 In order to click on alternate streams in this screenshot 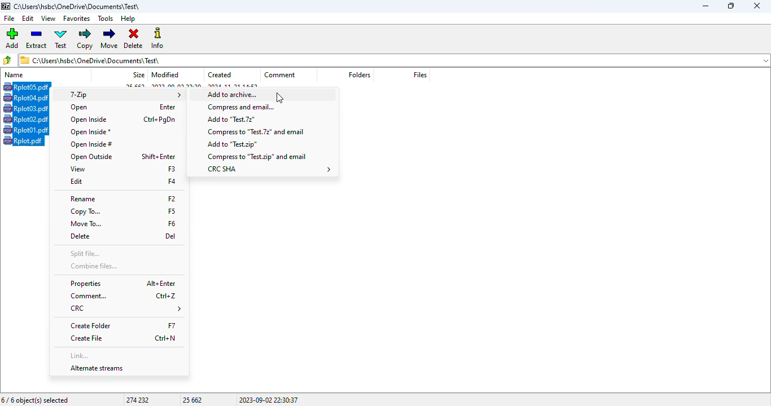, I will do `click(97, 368)`.